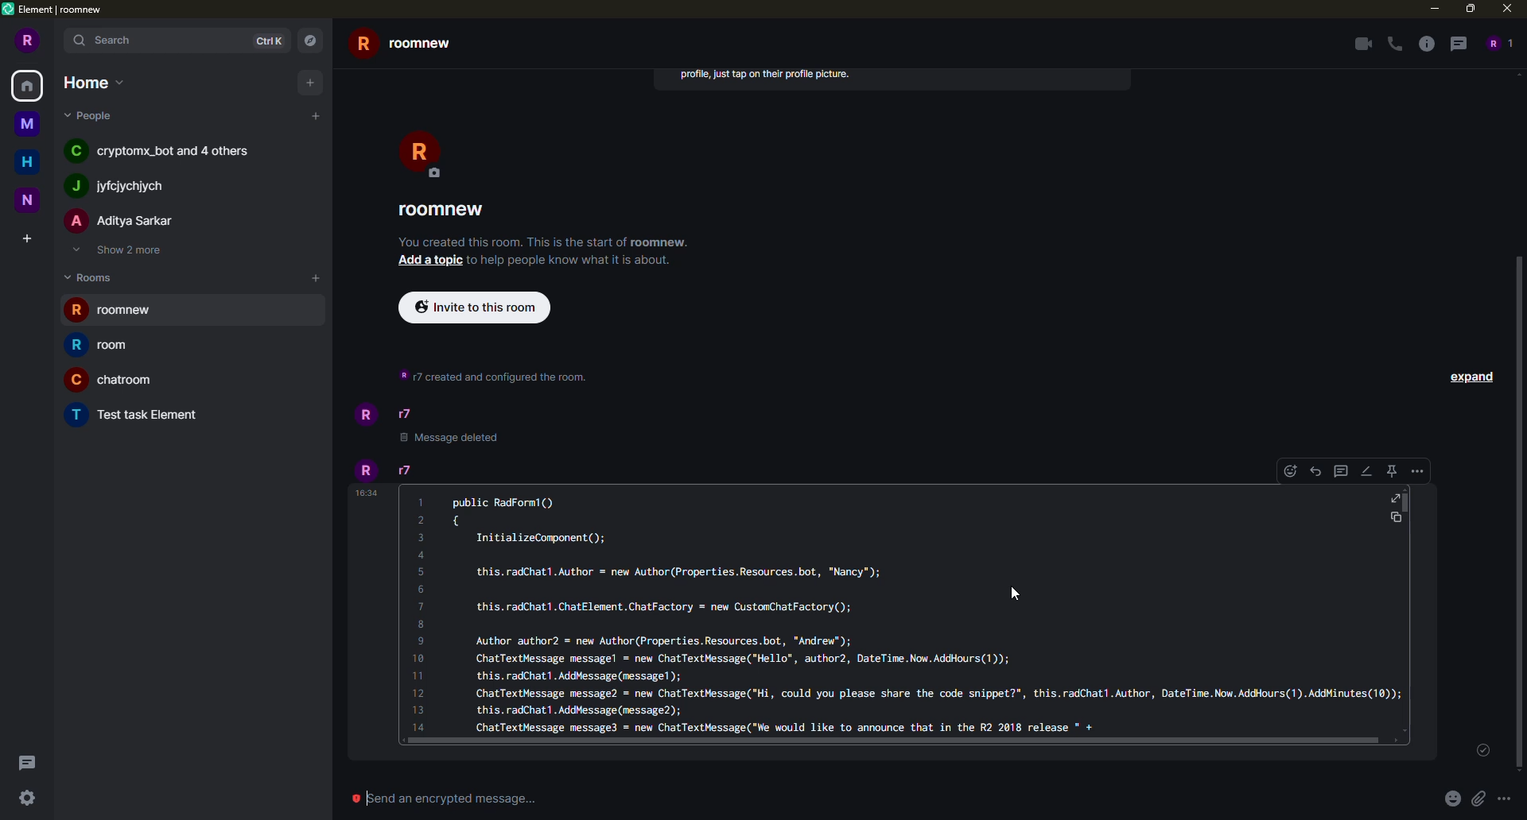 The image size is (1527, 820). What do you see at coordinates (139, 416) in the screenshot?
I see `room` at bounding box center [139, 416].